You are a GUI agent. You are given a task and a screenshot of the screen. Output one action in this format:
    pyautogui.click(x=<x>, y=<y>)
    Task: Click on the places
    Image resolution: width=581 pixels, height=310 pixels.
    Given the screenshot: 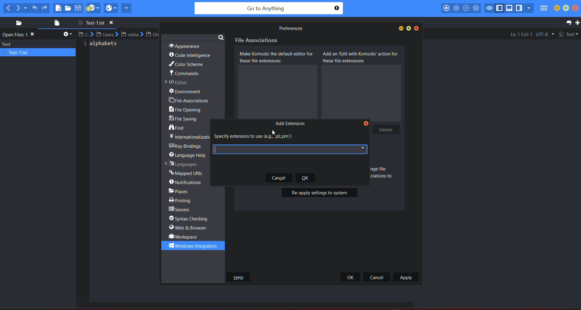 What is the action you would take?
    pyautogui.click(x=17, y=23)
    